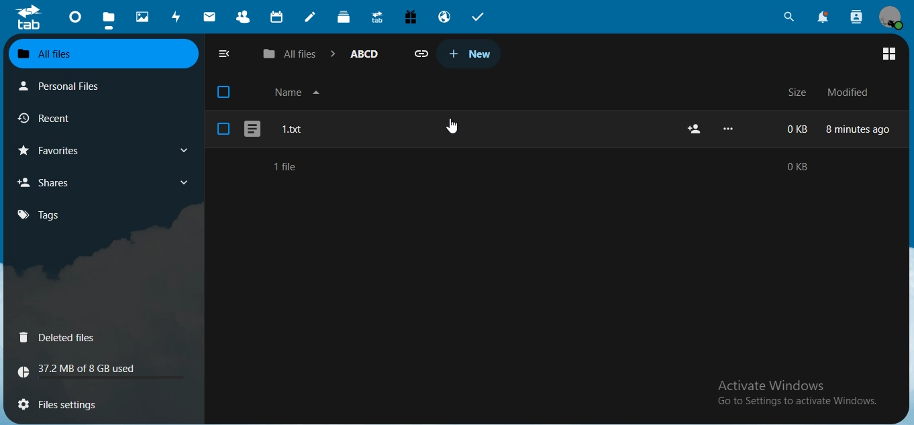  What do you see at coordinates (379, 18) in the screenshot?
I see `upgrade` at bounding box center [379, 18].